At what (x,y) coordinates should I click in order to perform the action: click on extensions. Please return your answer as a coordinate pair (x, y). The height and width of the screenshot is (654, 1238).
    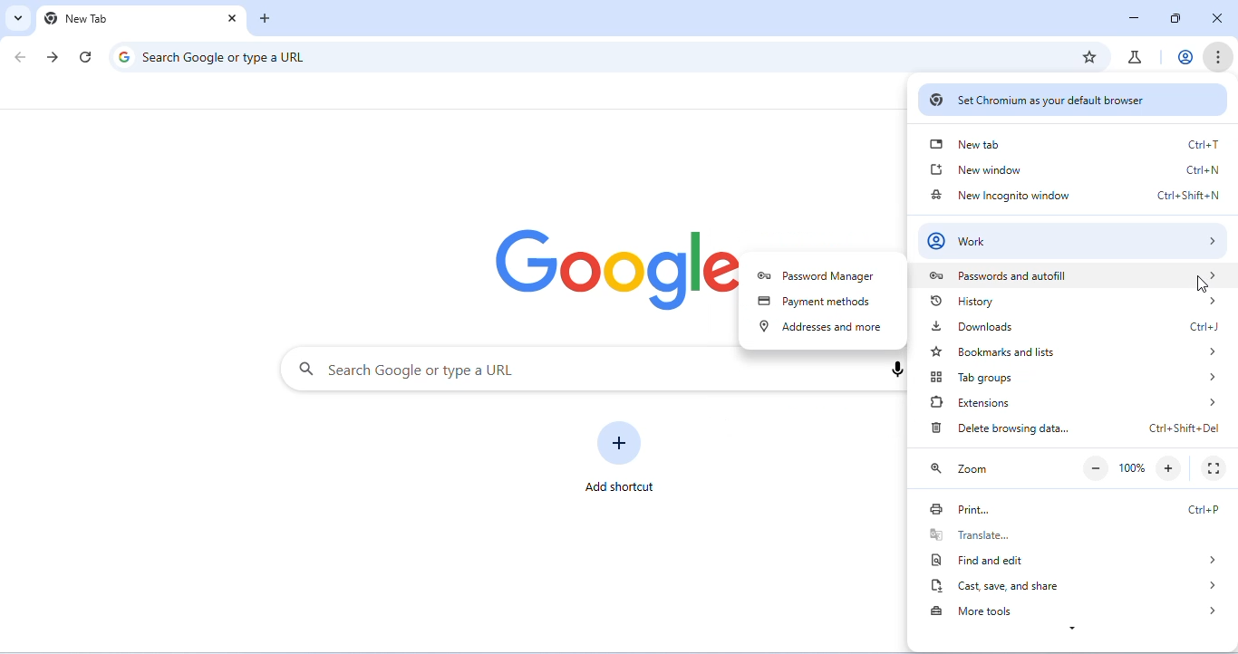
    Looking at the image, I should click on (1071, 402).